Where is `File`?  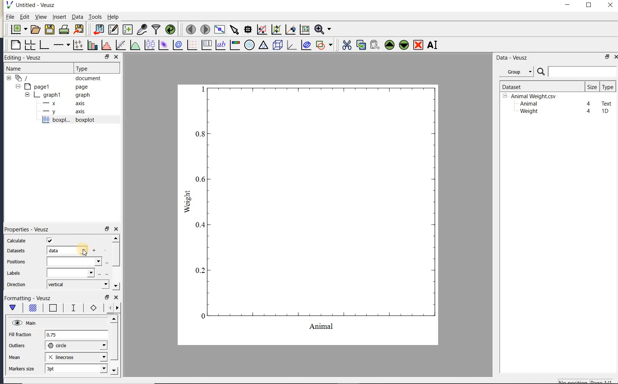 File is located at coordinates (10, 17).